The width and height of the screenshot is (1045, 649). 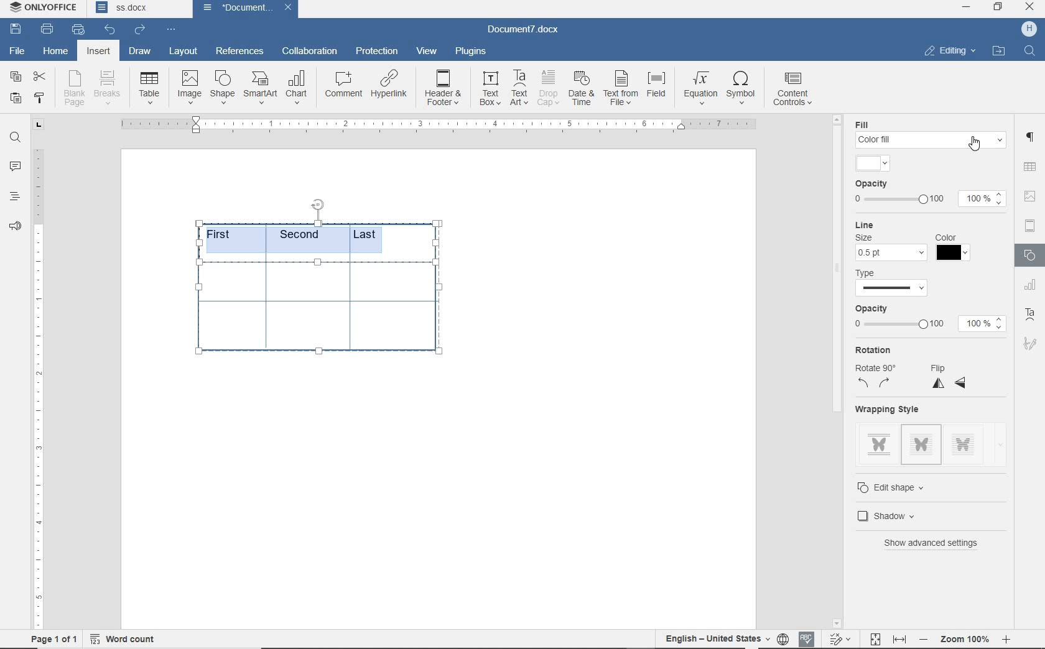 What do you see at coordinates (16, 167) in the screenshot?
I see `comments` at bounding box center [16, 167].